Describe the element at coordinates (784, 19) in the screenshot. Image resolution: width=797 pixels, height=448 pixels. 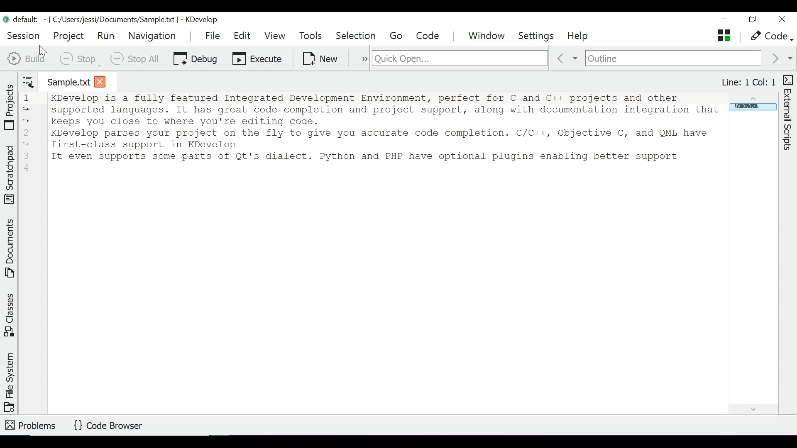
I see `Close` at that location.